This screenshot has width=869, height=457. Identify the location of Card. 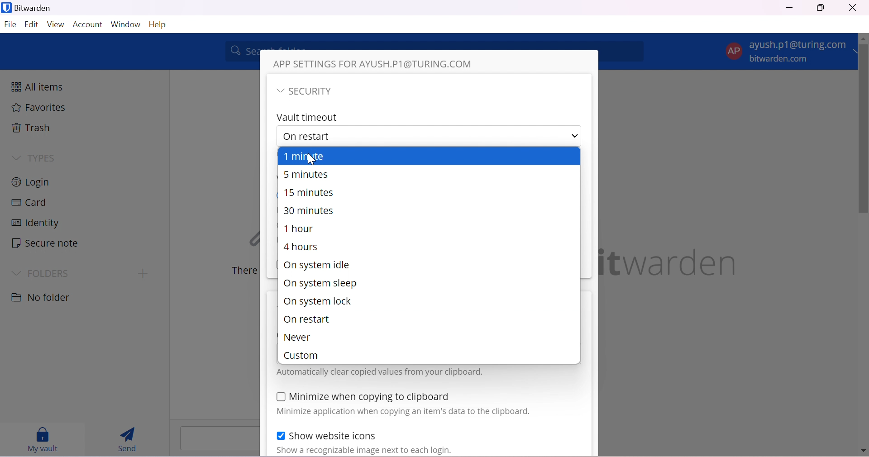
(29, 202).